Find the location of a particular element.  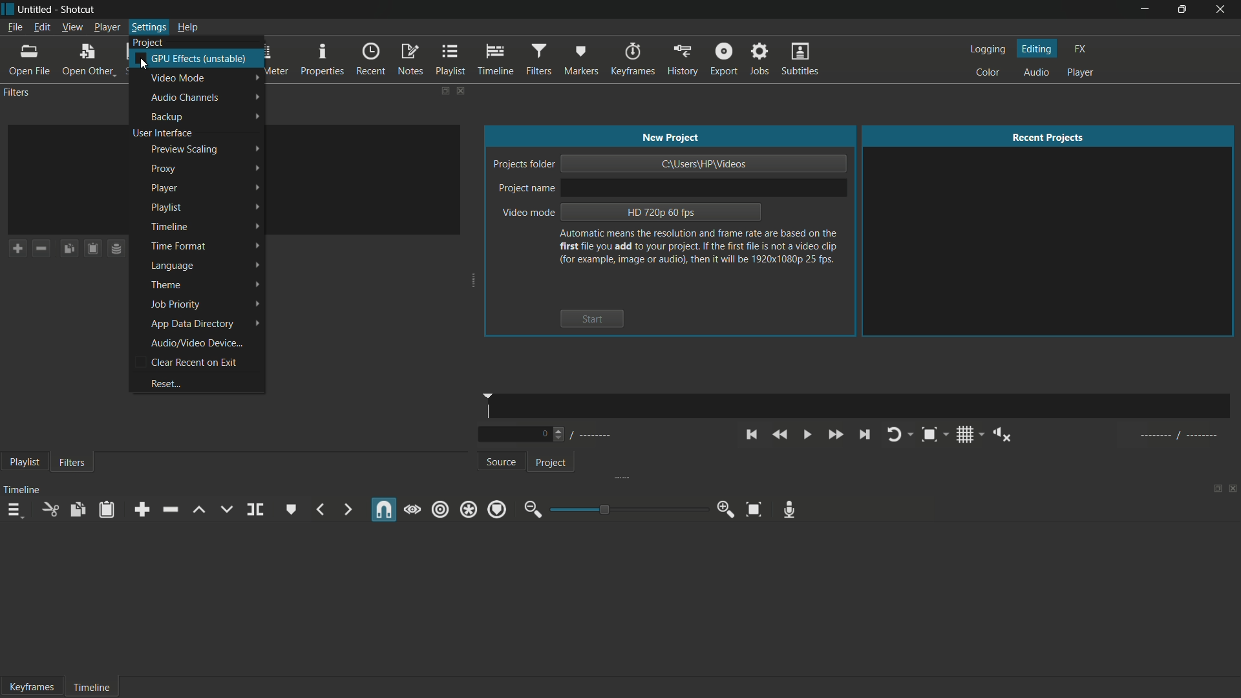

Number is located at coordinates (547, 435).